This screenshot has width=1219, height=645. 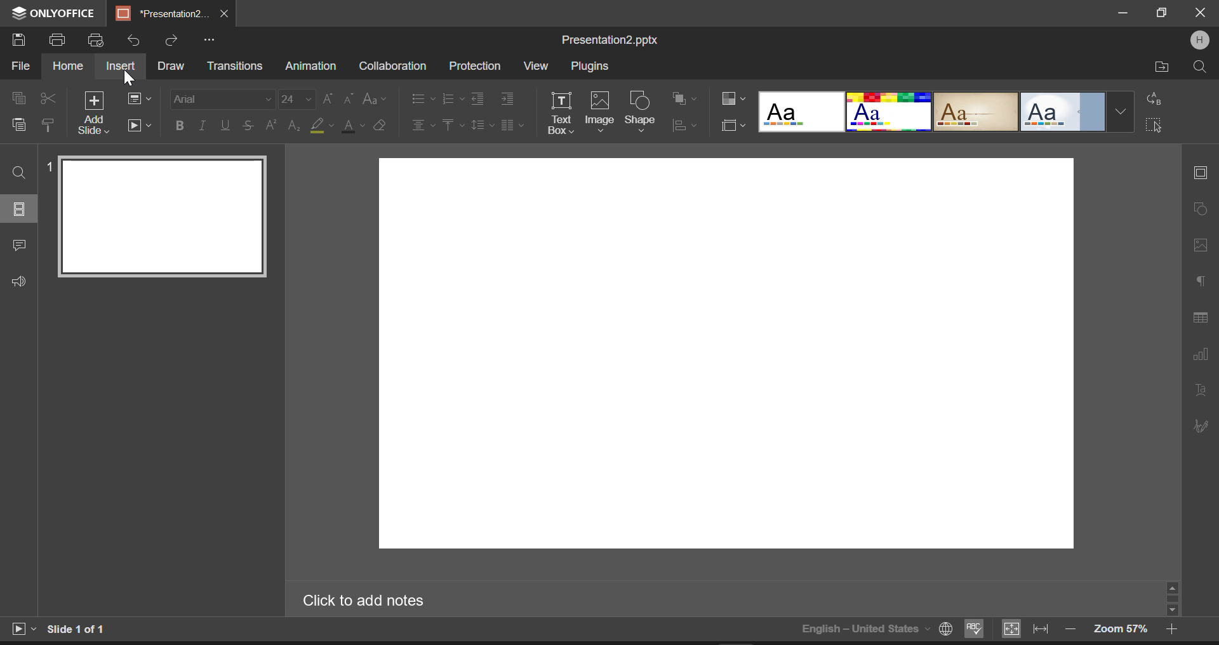 I want to click on Replace, so click(x=1157, y=100).